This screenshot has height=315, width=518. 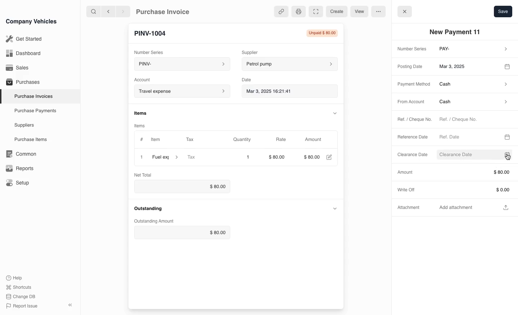 What do you see at coordinates (20, 168) in the screenshot?
I see `Reports` at bounding box center [20, 168].